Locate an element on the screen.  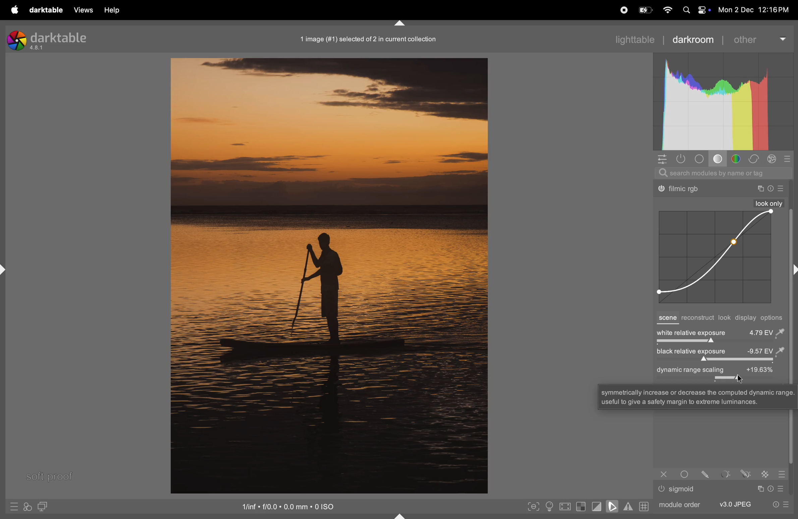
 is located at coordinates (783, 488).